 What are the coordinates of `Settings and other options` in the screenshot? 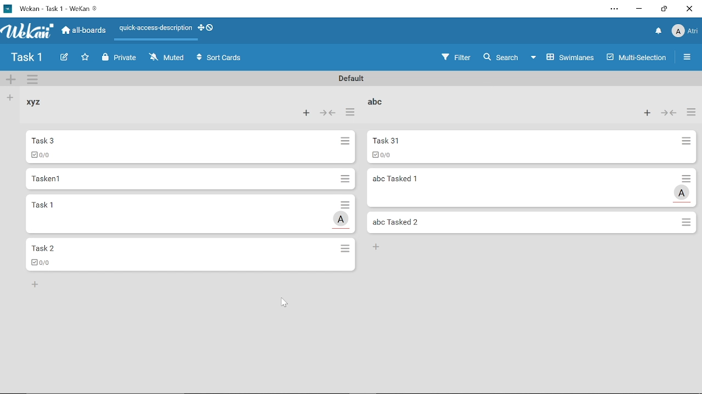 It's located at (615, 10).